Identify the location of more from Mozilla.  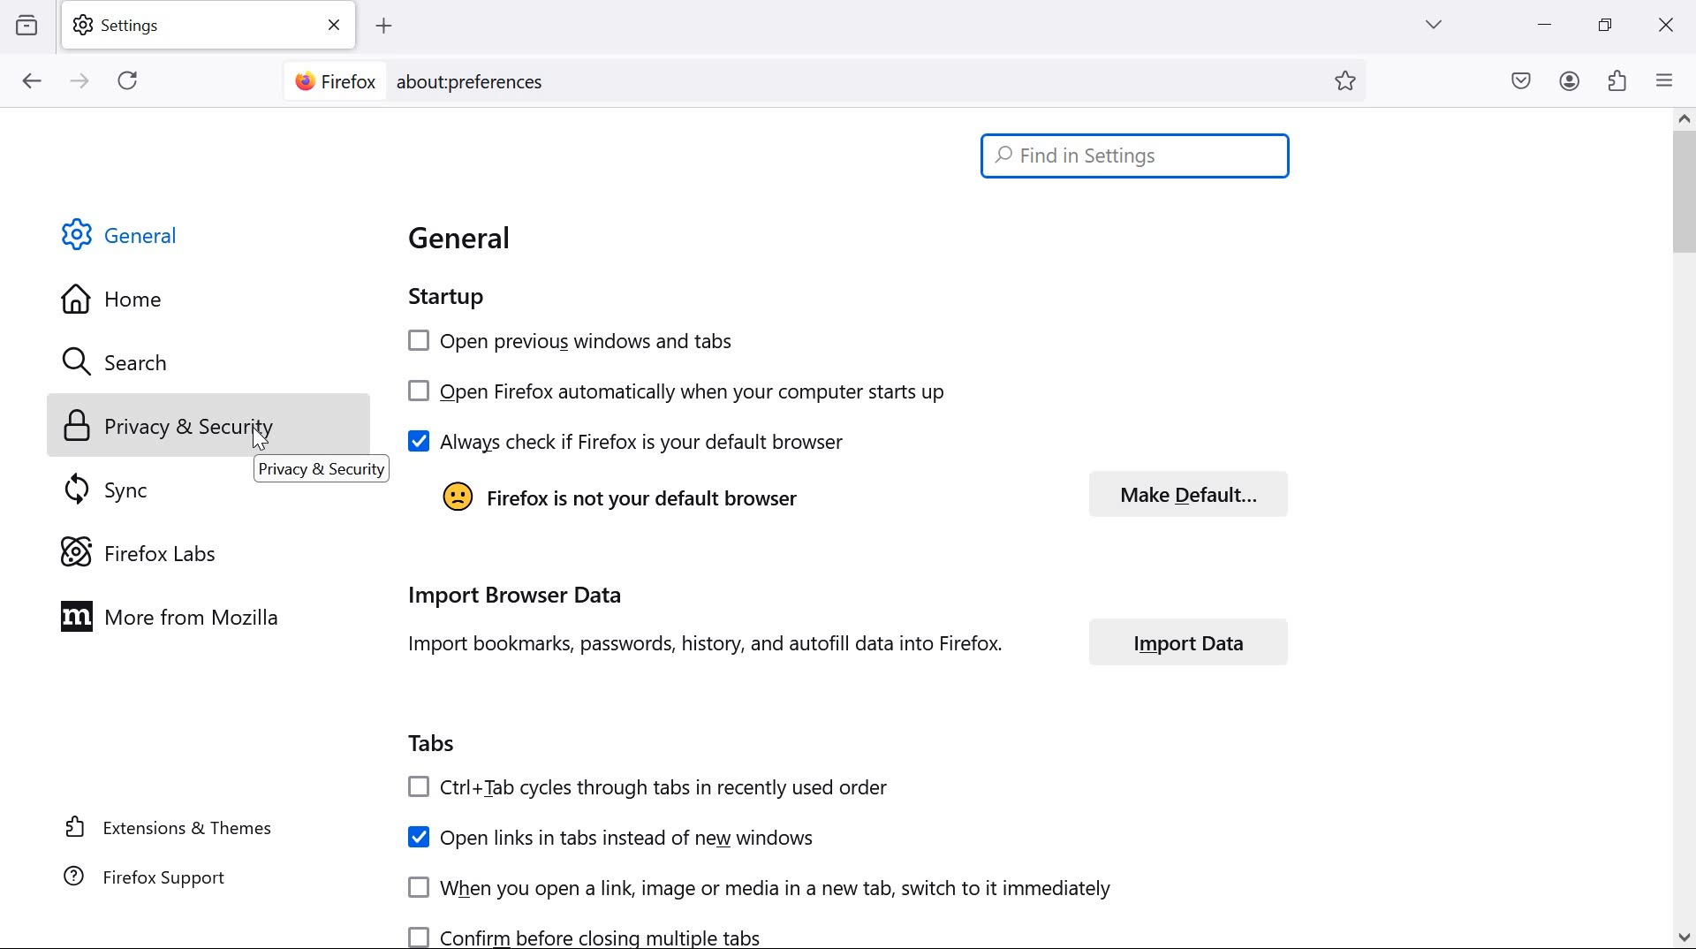
(179, 615).